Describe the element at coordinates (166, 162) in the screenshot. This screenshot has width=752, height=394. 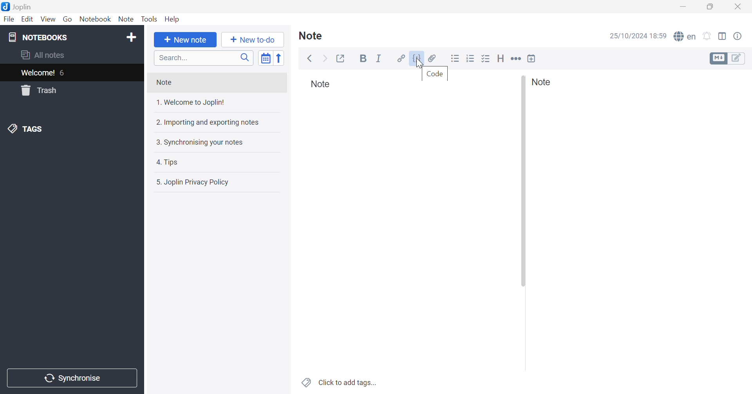
I see `4. Tips` at that location.